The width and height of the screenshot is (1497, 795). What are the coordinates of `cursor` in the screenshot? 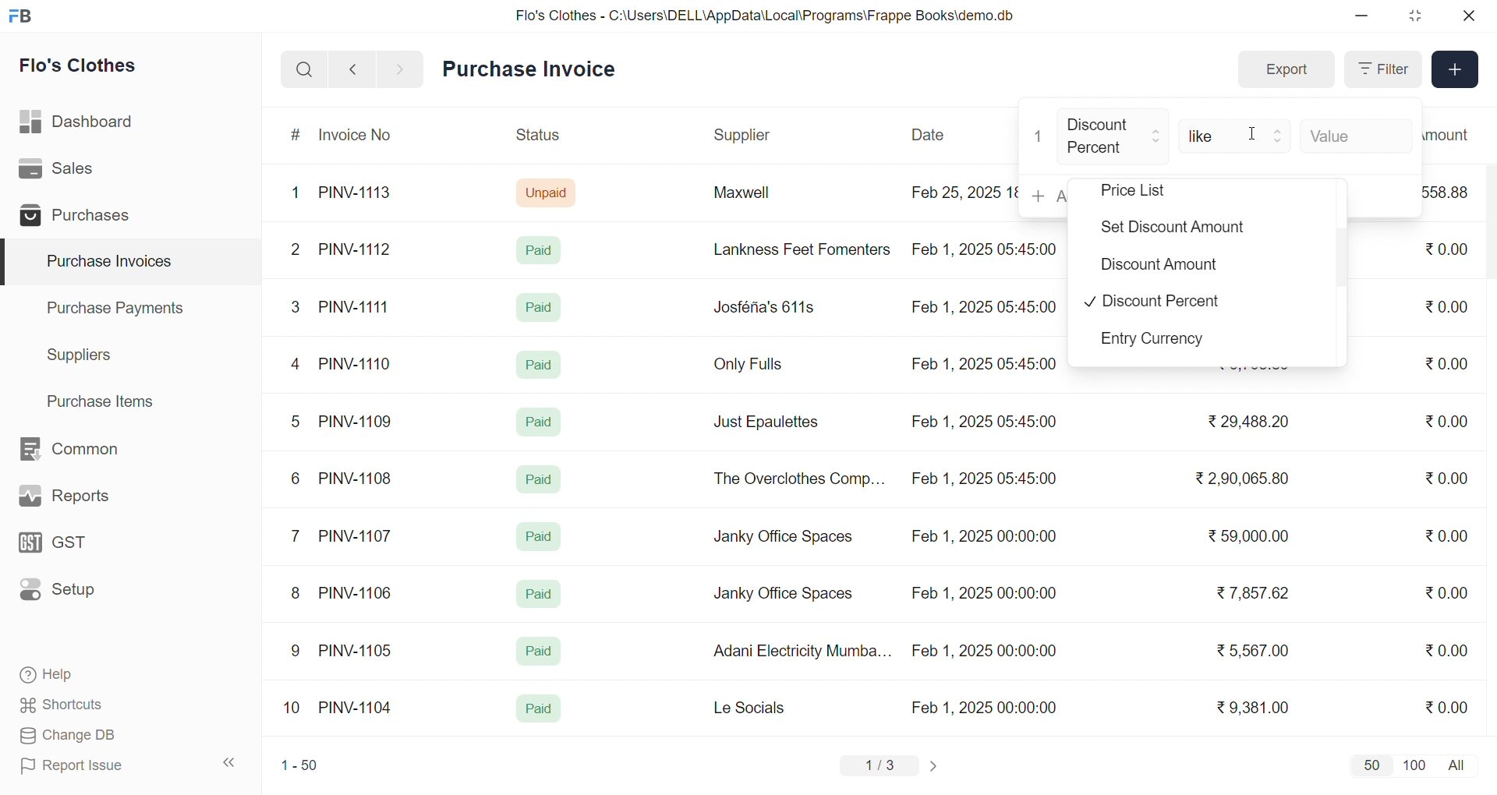 It's located at (1262, 140).